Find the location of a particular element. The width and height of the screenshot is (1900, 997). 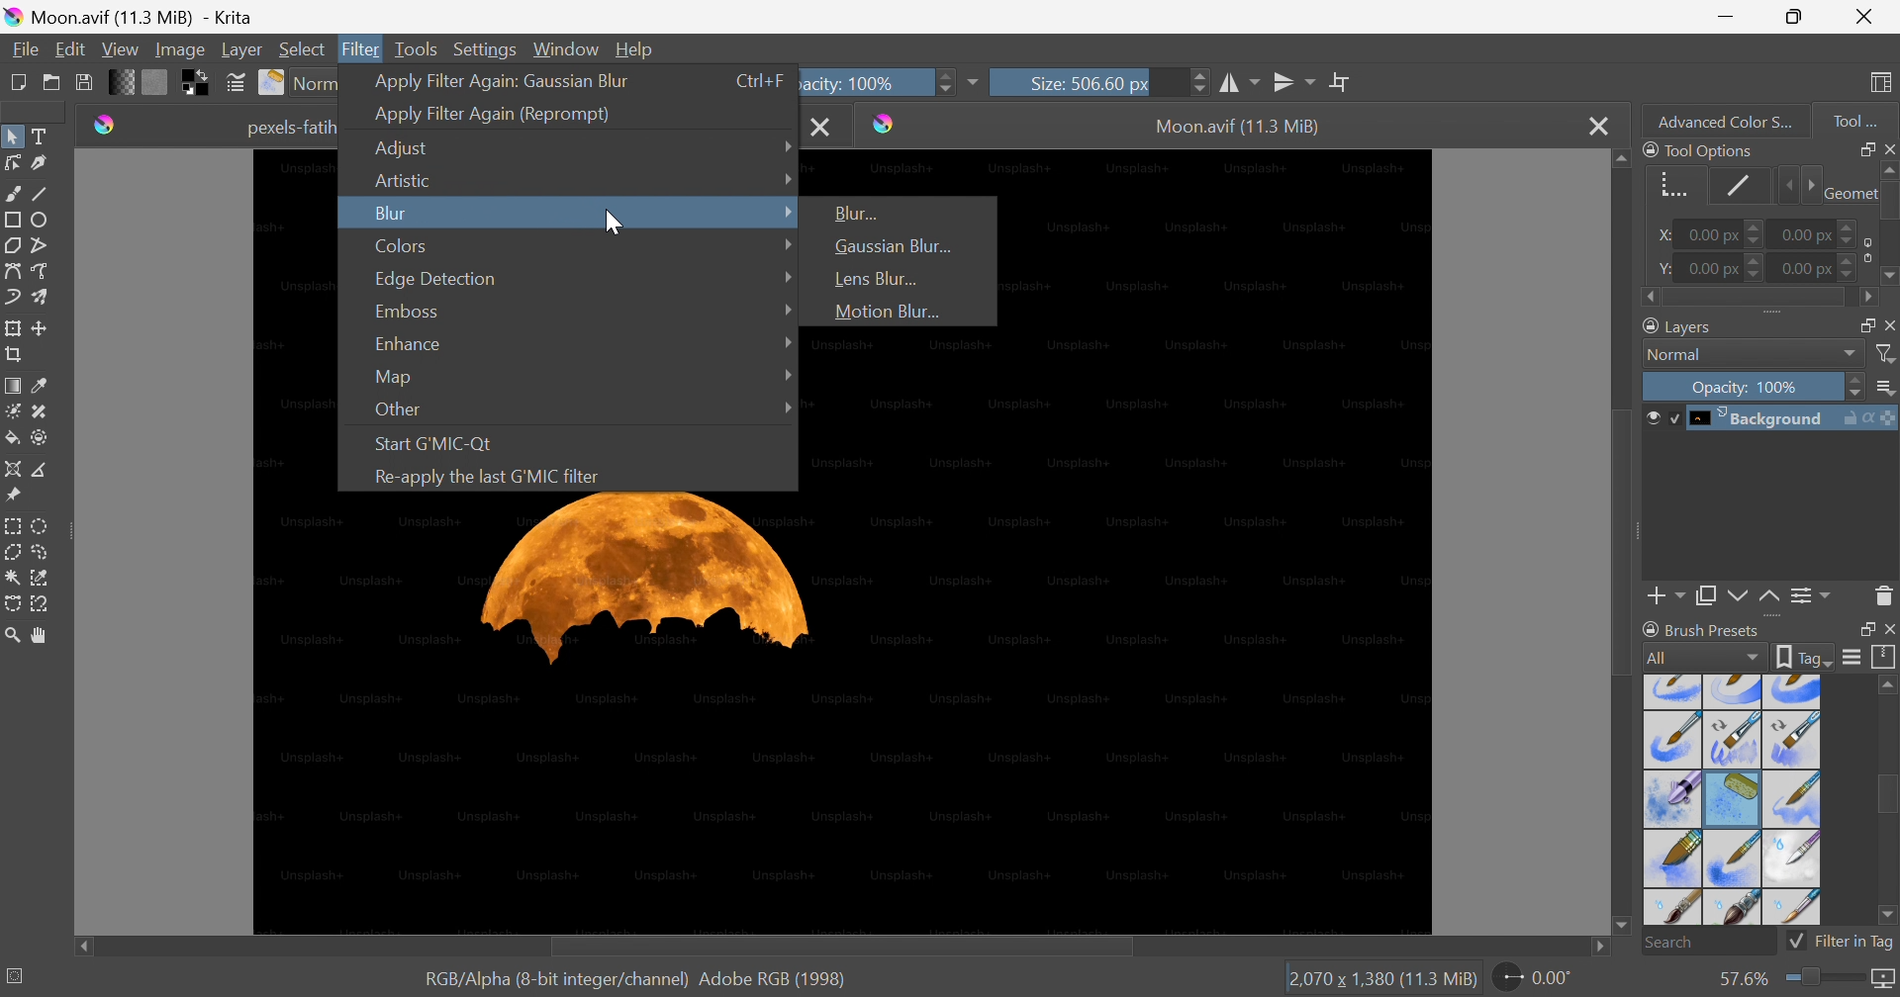

Close is located at coordinates (821, 129).